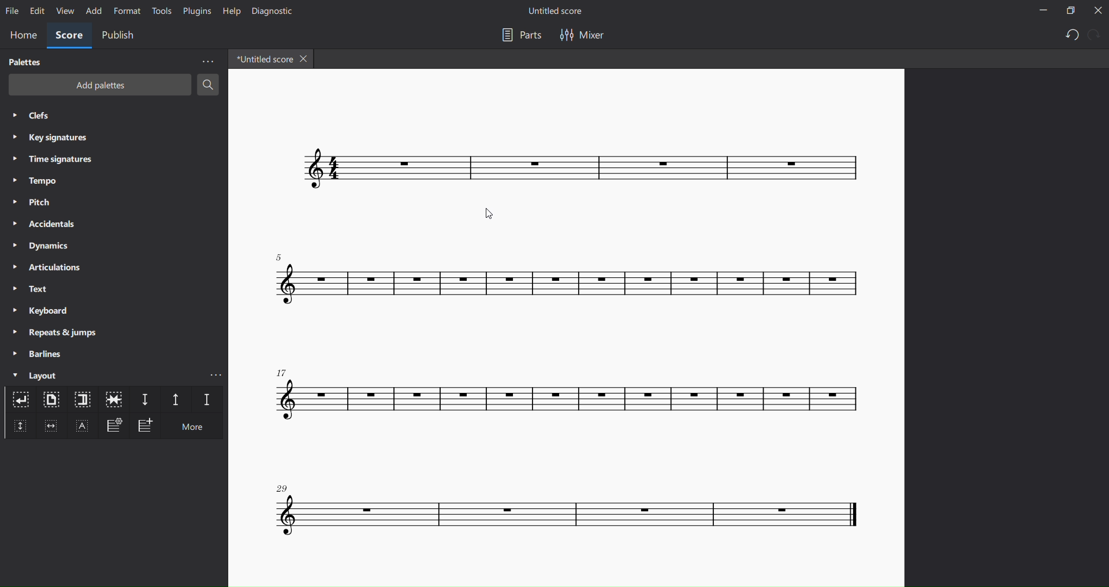  What do you see at coordinates (554, 514) in the screenshot?
I see `score with changed layout` at bounding box center [554, 514].